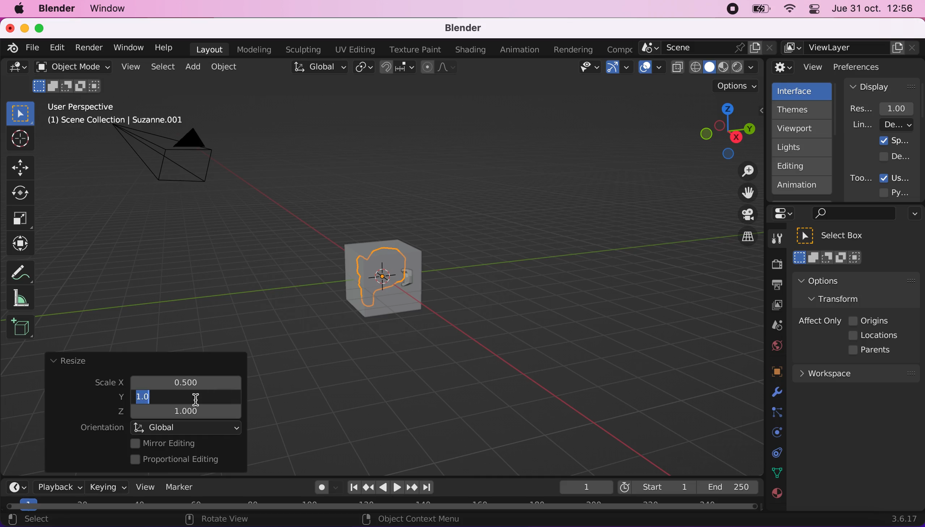  What do you see at coordinates (368, 487) in the screenshot?
I see `jump to keyframe` at bounding box center [368, 487].